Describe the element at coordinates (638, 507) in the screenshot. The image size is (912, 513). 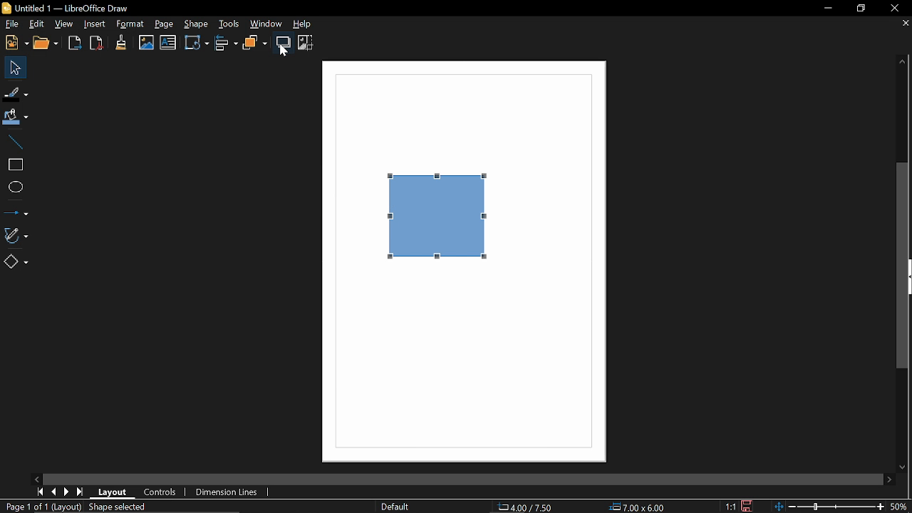
I see `Size` at that location.